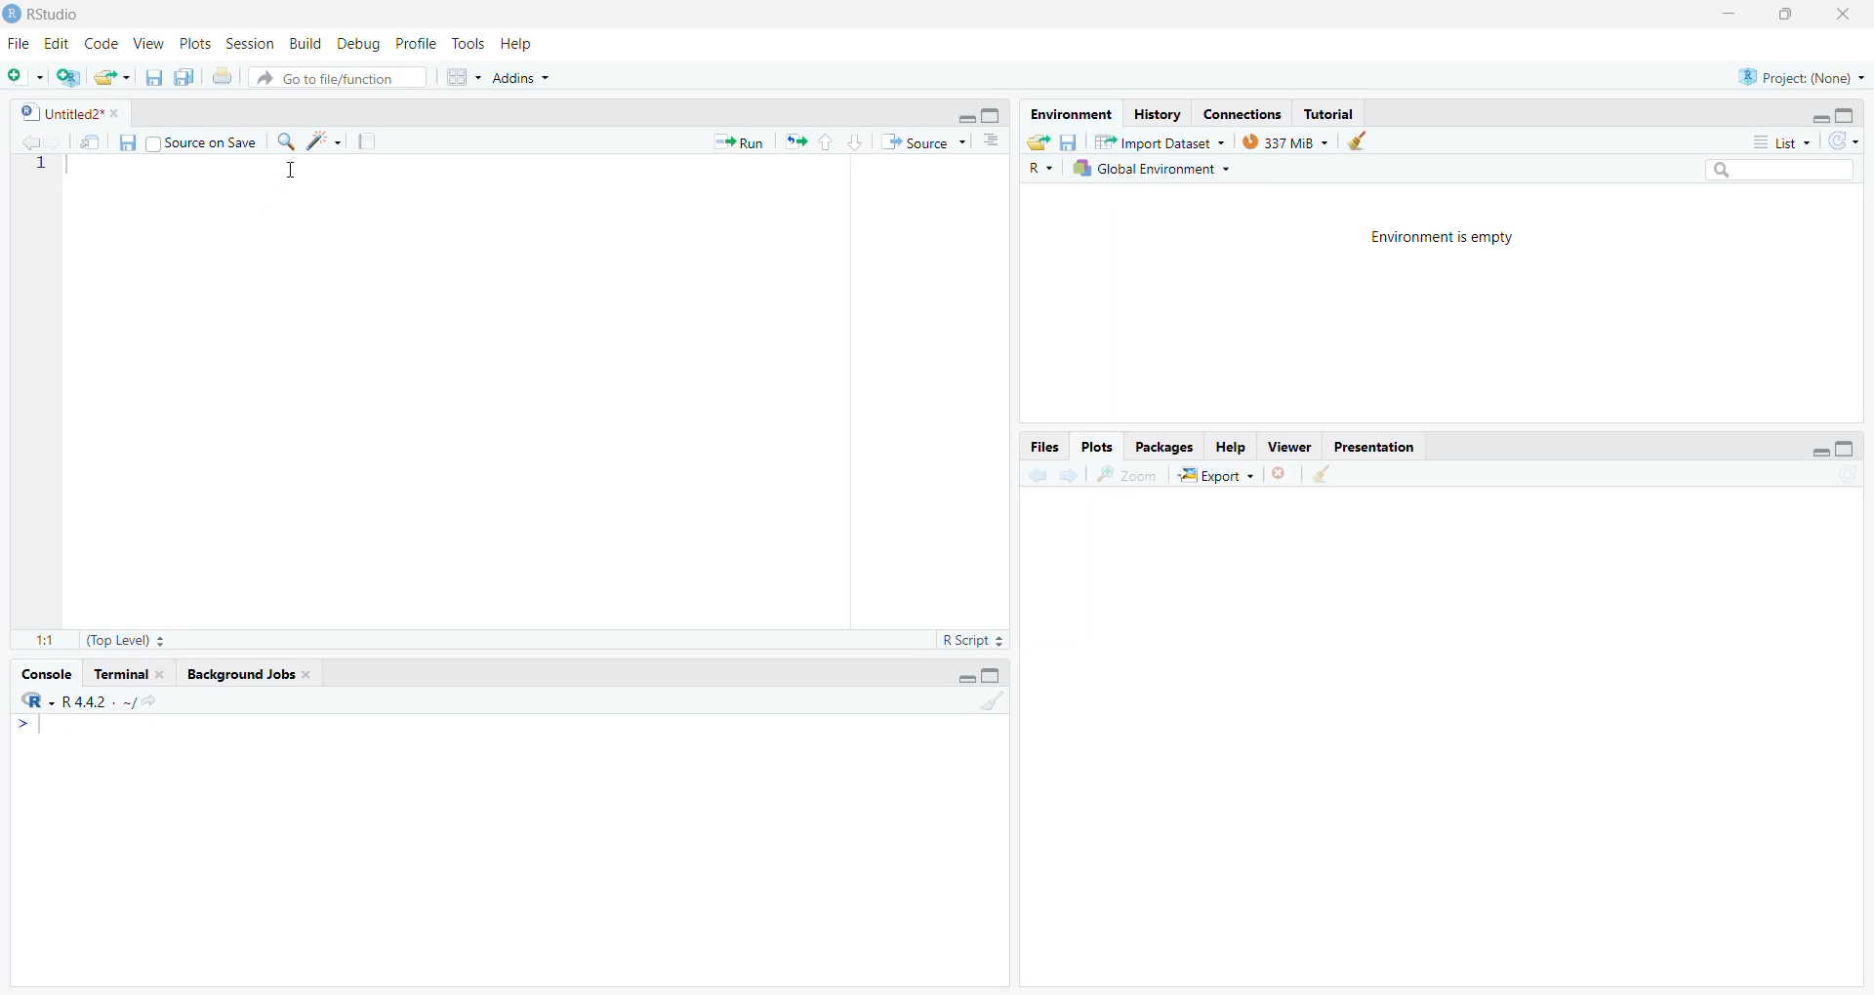 This screenshot has width=1874, height=995. What do you see at coordinates (1723, 15) in the screenshot?
I see `minimize` at bounding box center [1723, 15].